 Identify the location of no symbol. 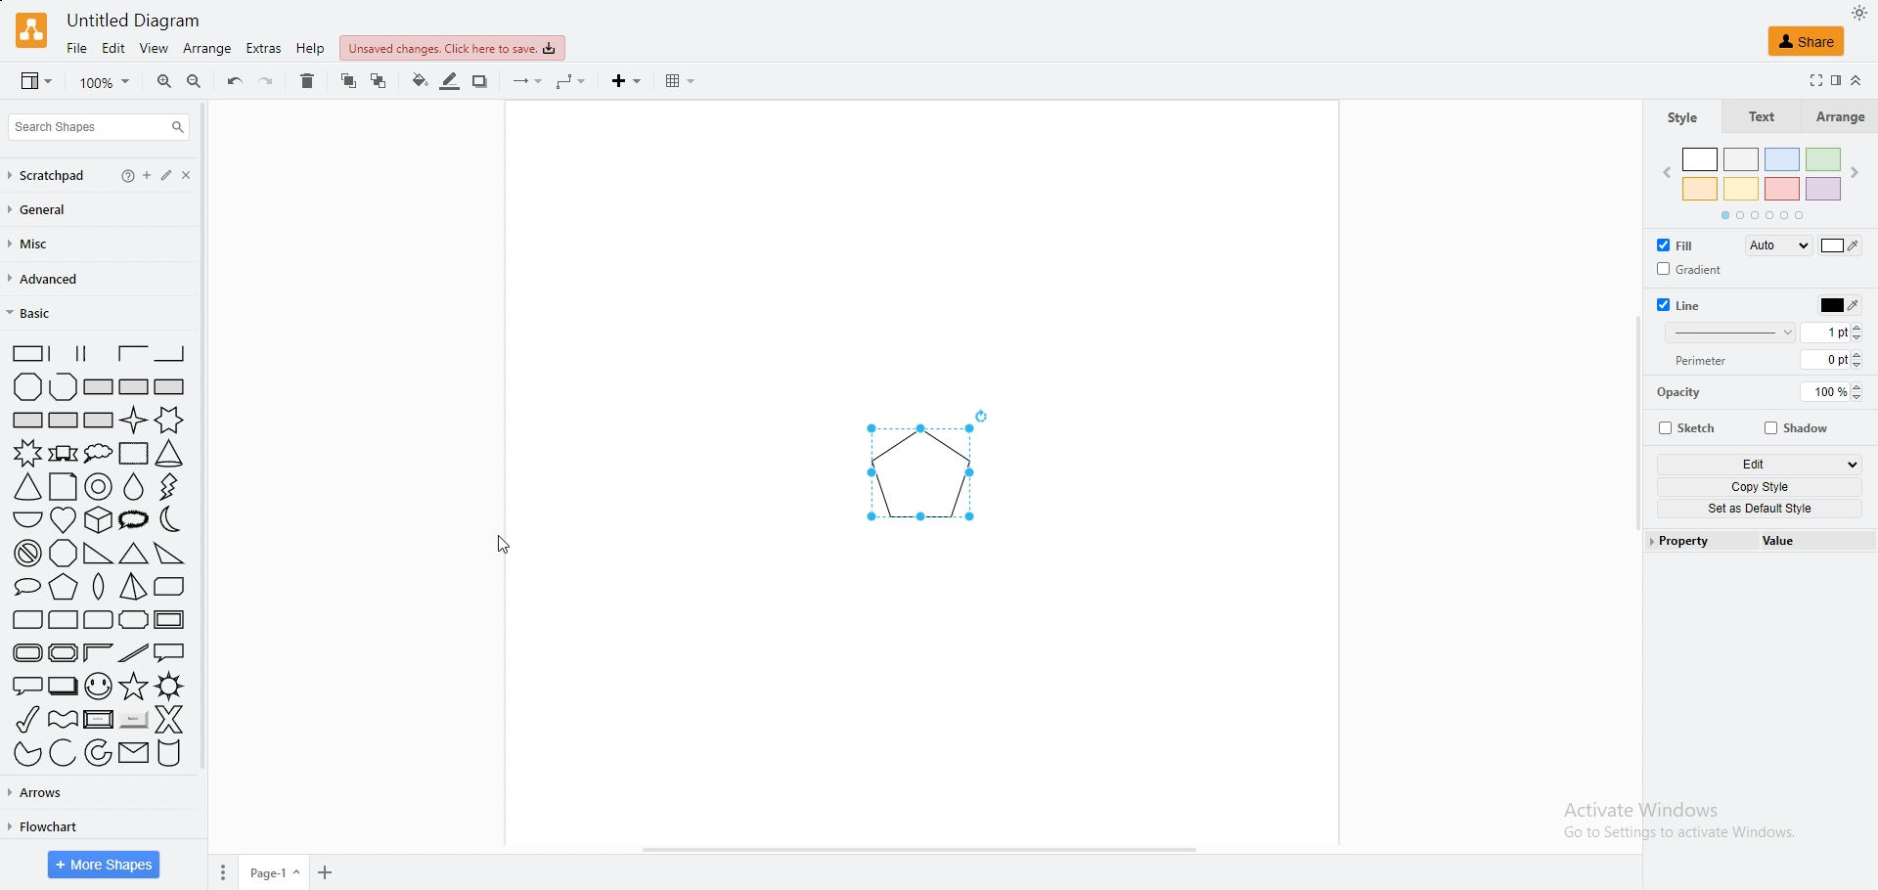
(24, 554).